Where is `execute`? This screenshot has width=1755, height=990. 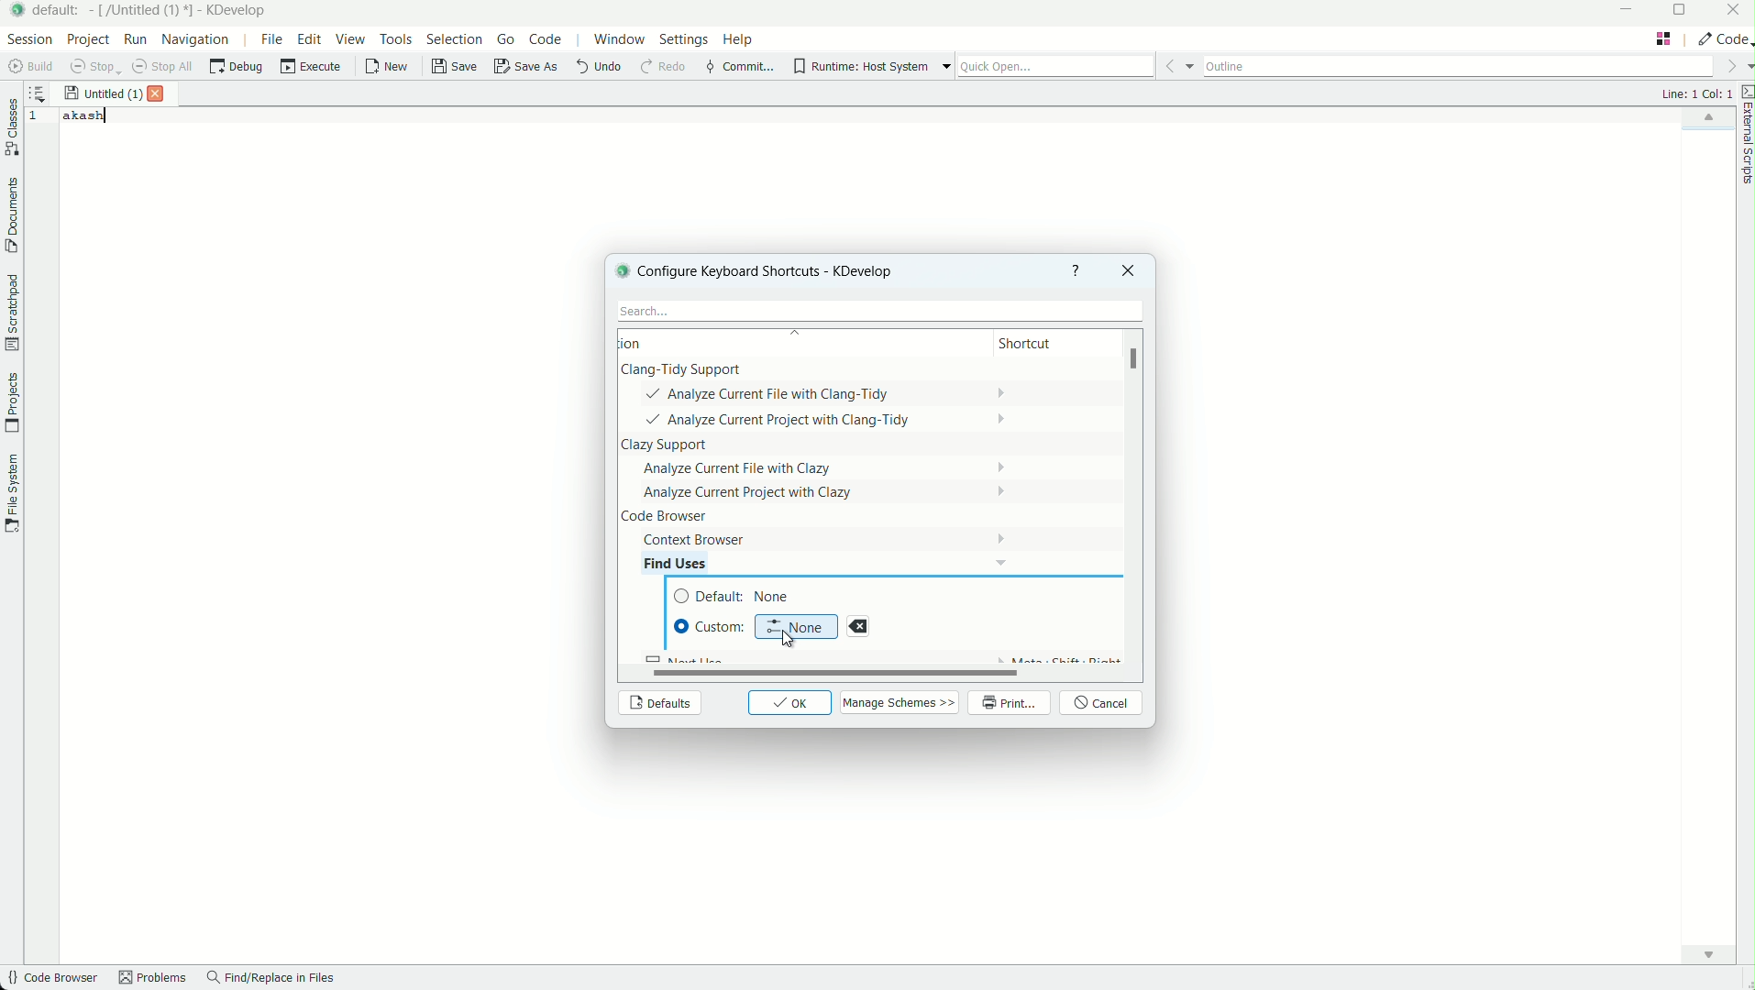
execute is located at coordinates (312, 67).